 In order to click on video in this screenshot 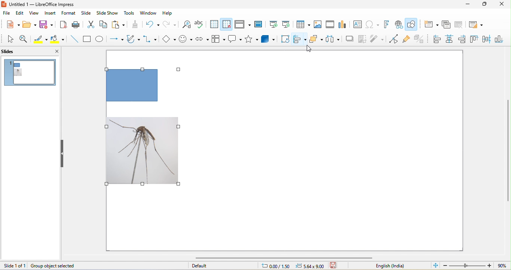, I will do `click(330, 25)`.